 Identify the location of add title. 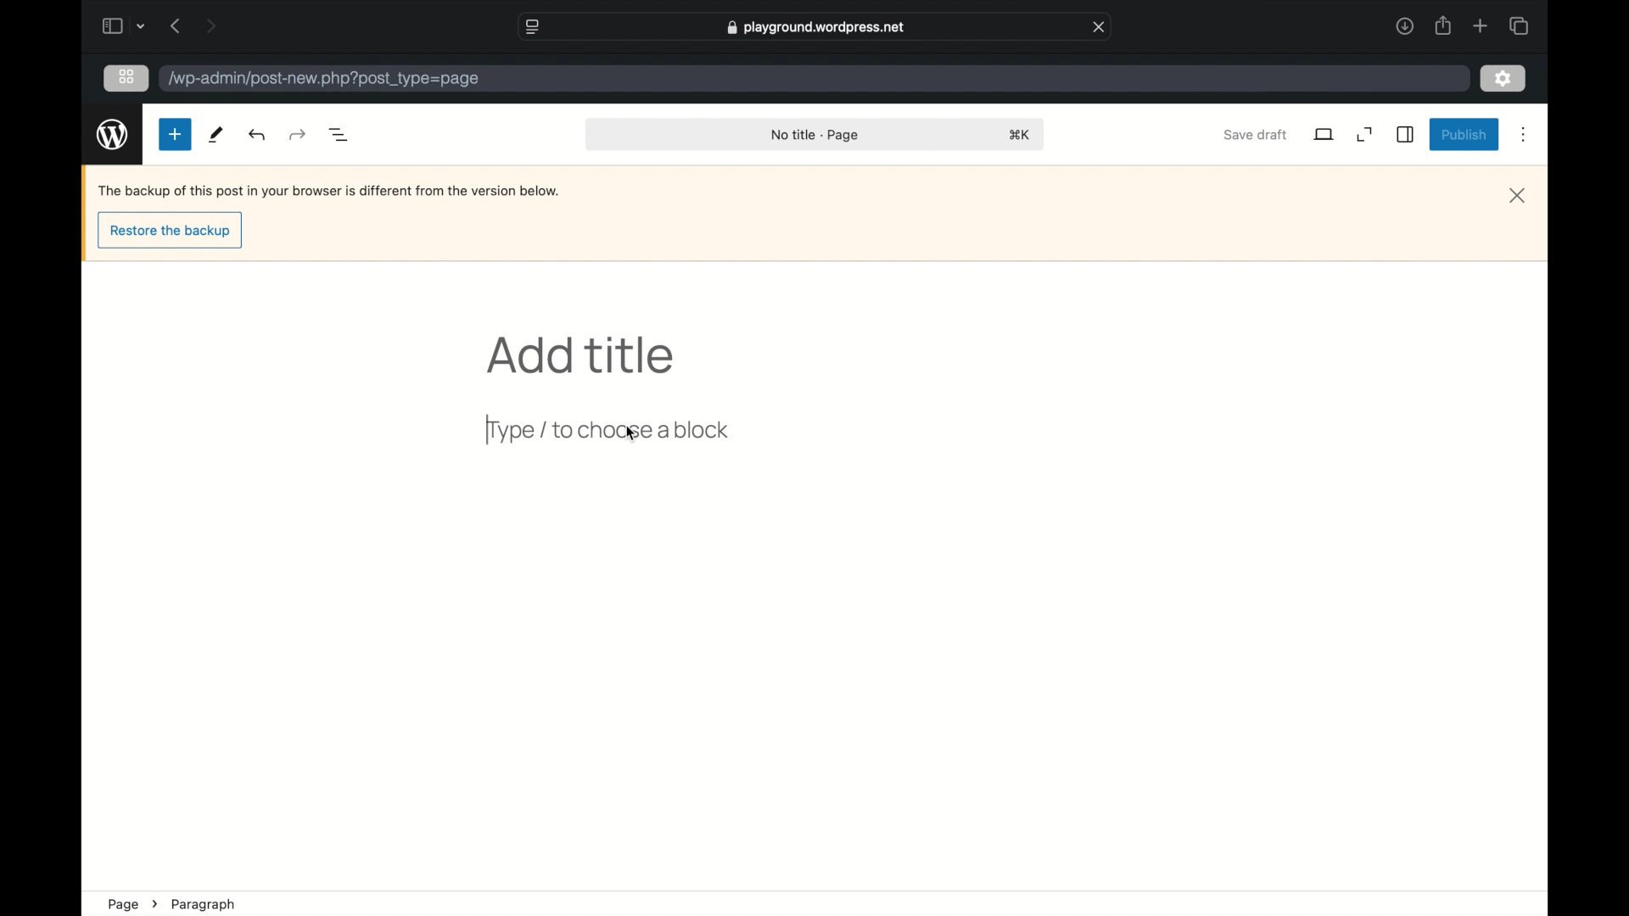
(584, 356).